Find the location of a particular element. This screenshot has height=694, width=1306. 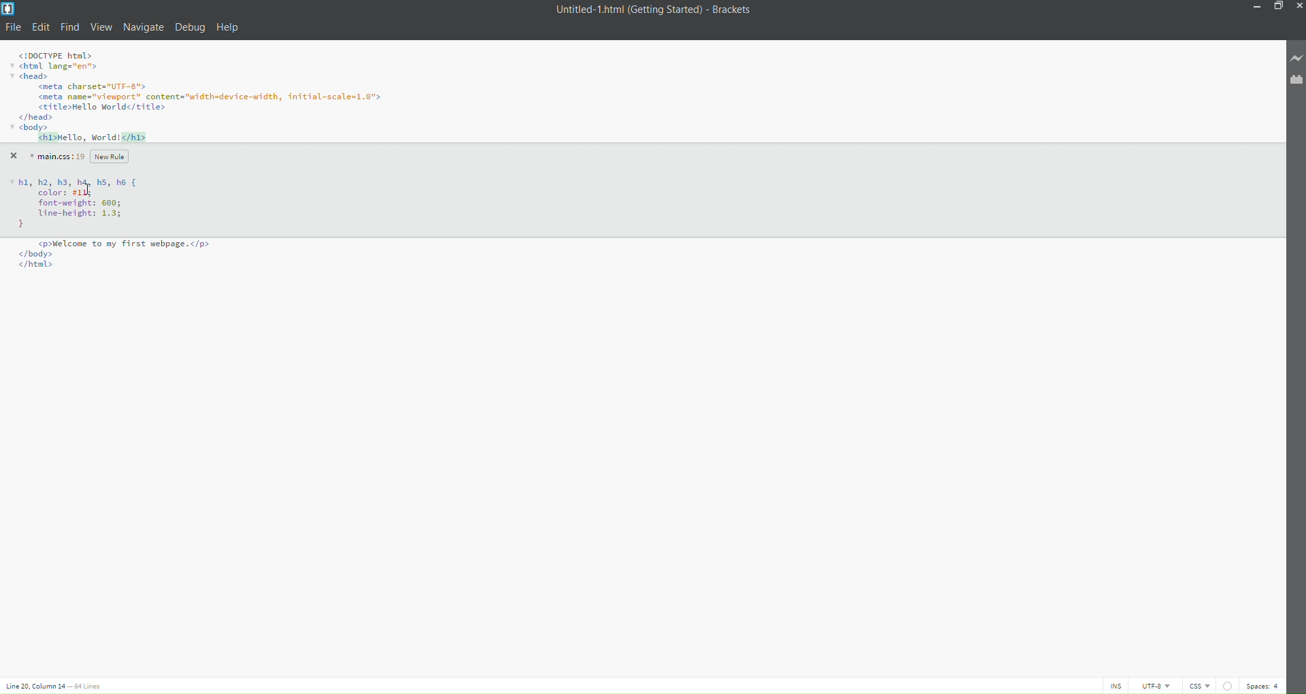

help is located at coordinates (230, 28).